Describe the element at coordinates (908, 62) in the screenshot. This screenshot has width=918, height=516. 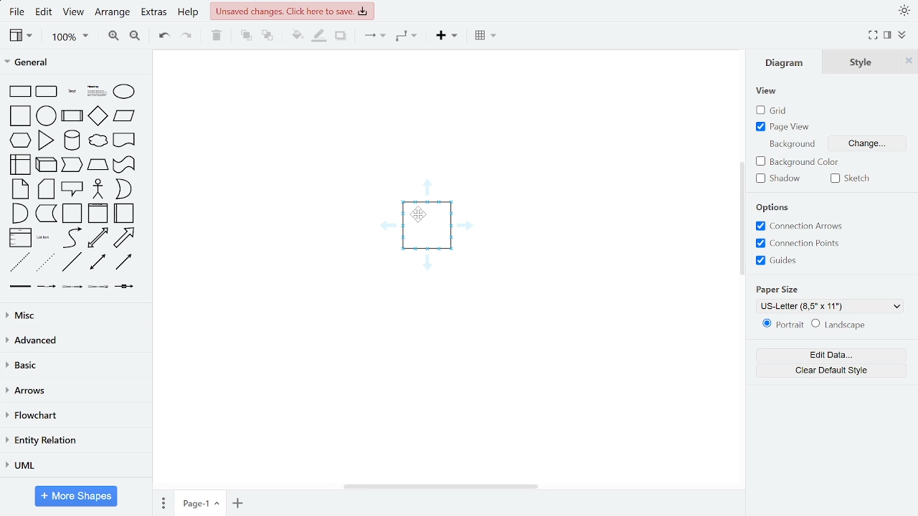
I see `close` at that location.